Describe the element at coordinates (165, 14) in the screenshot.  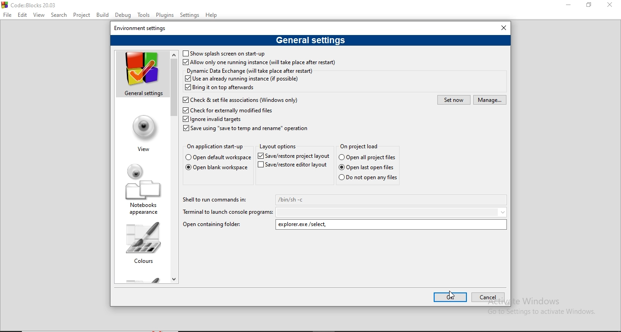
I see `Plugins ` at that location.